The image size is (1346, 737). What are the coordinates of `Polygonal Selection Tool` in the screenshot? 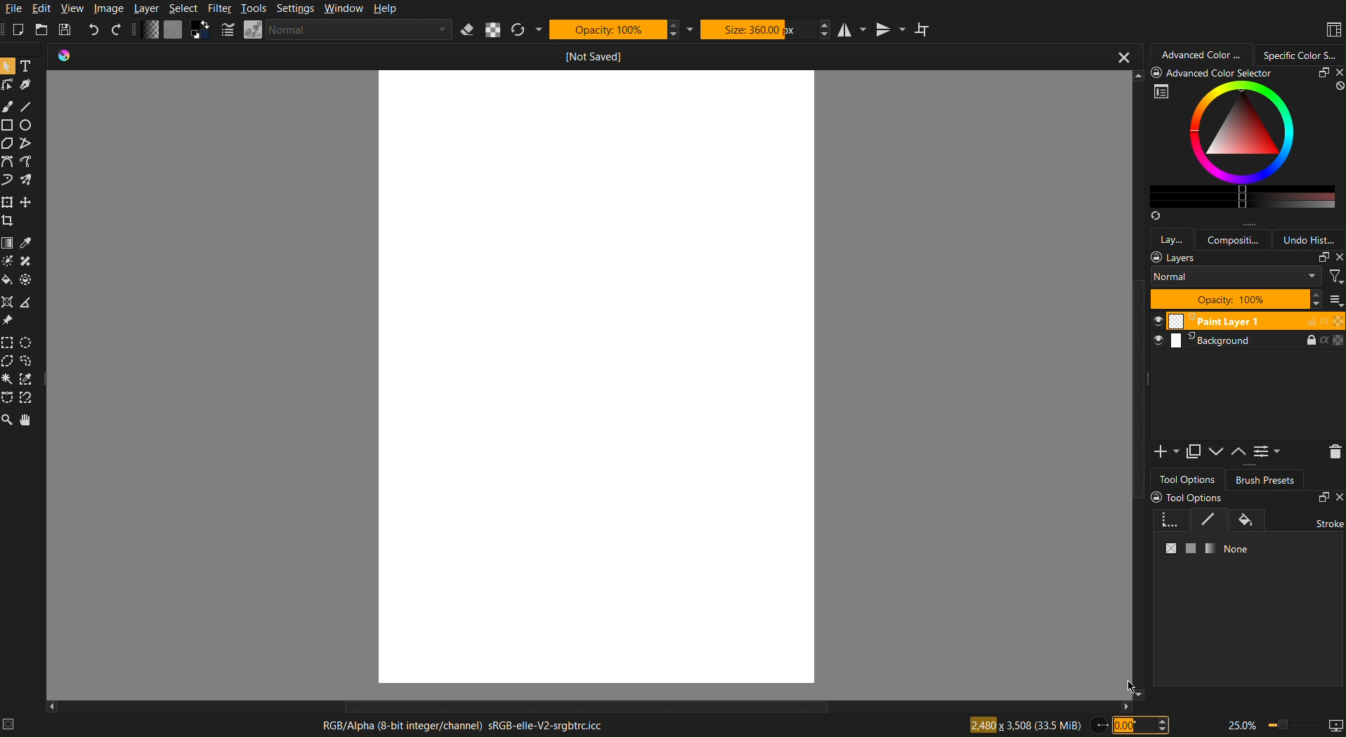 It's located at (8, 143).